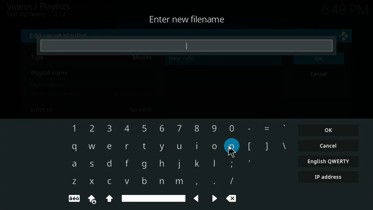 This screenshot has height=210, width=373. Describe the element at coordinates (233, 199) in the screenshot. I see `backspace` at that location.